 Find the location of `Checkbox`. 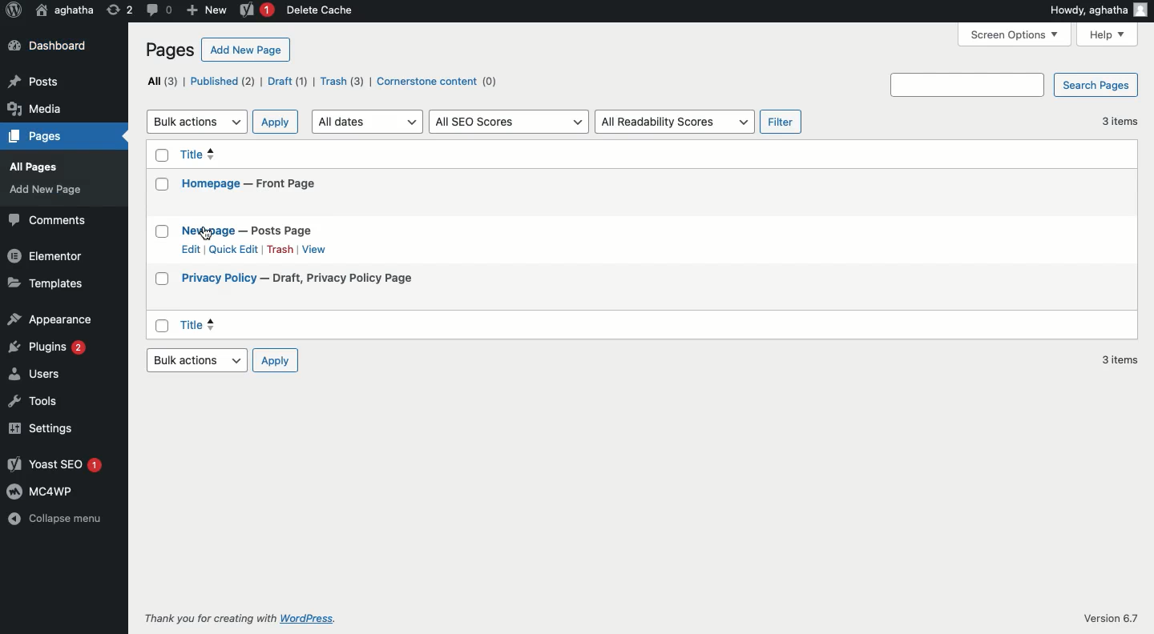

Checkbox is located at coordinates (159, 232).